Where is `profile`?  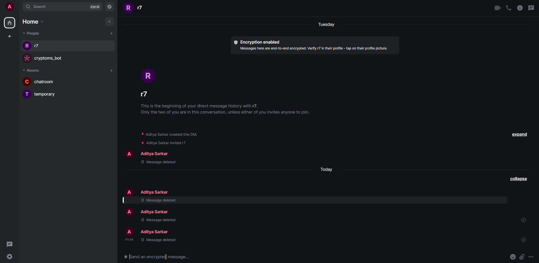 profile is located at coordinates (27, 58).